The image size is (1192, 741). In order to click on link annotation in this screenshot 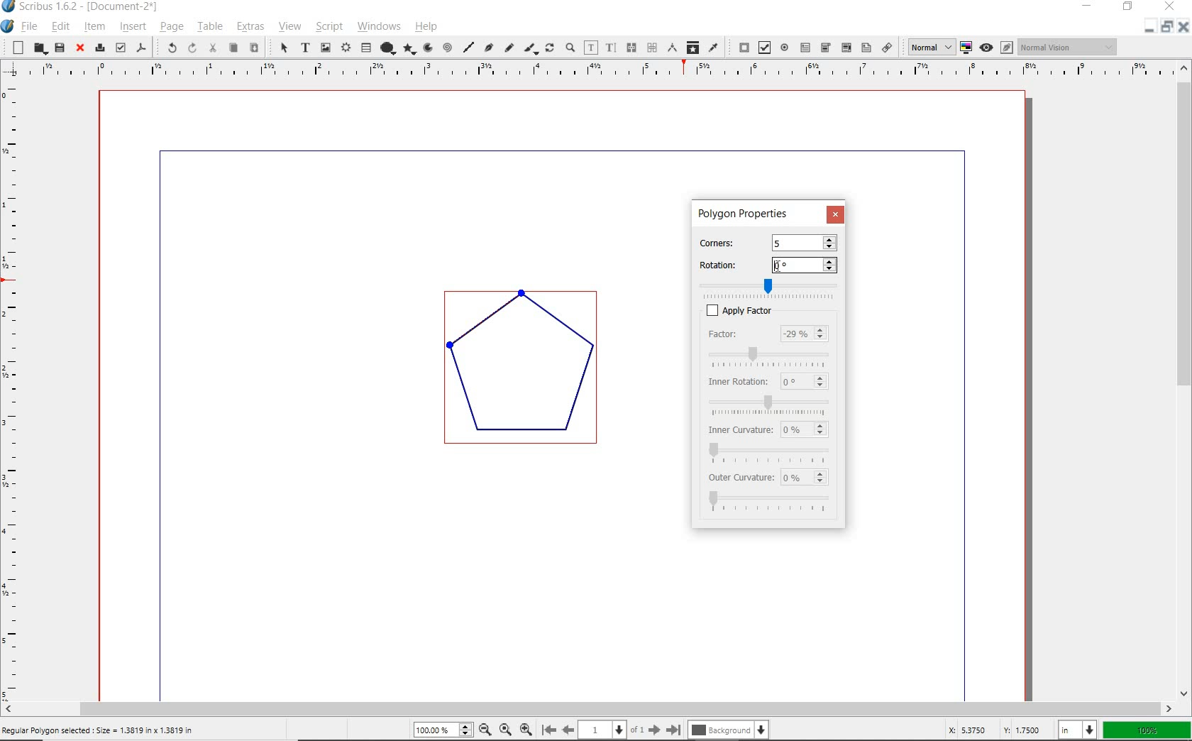, I will do `click(887, 48)`.